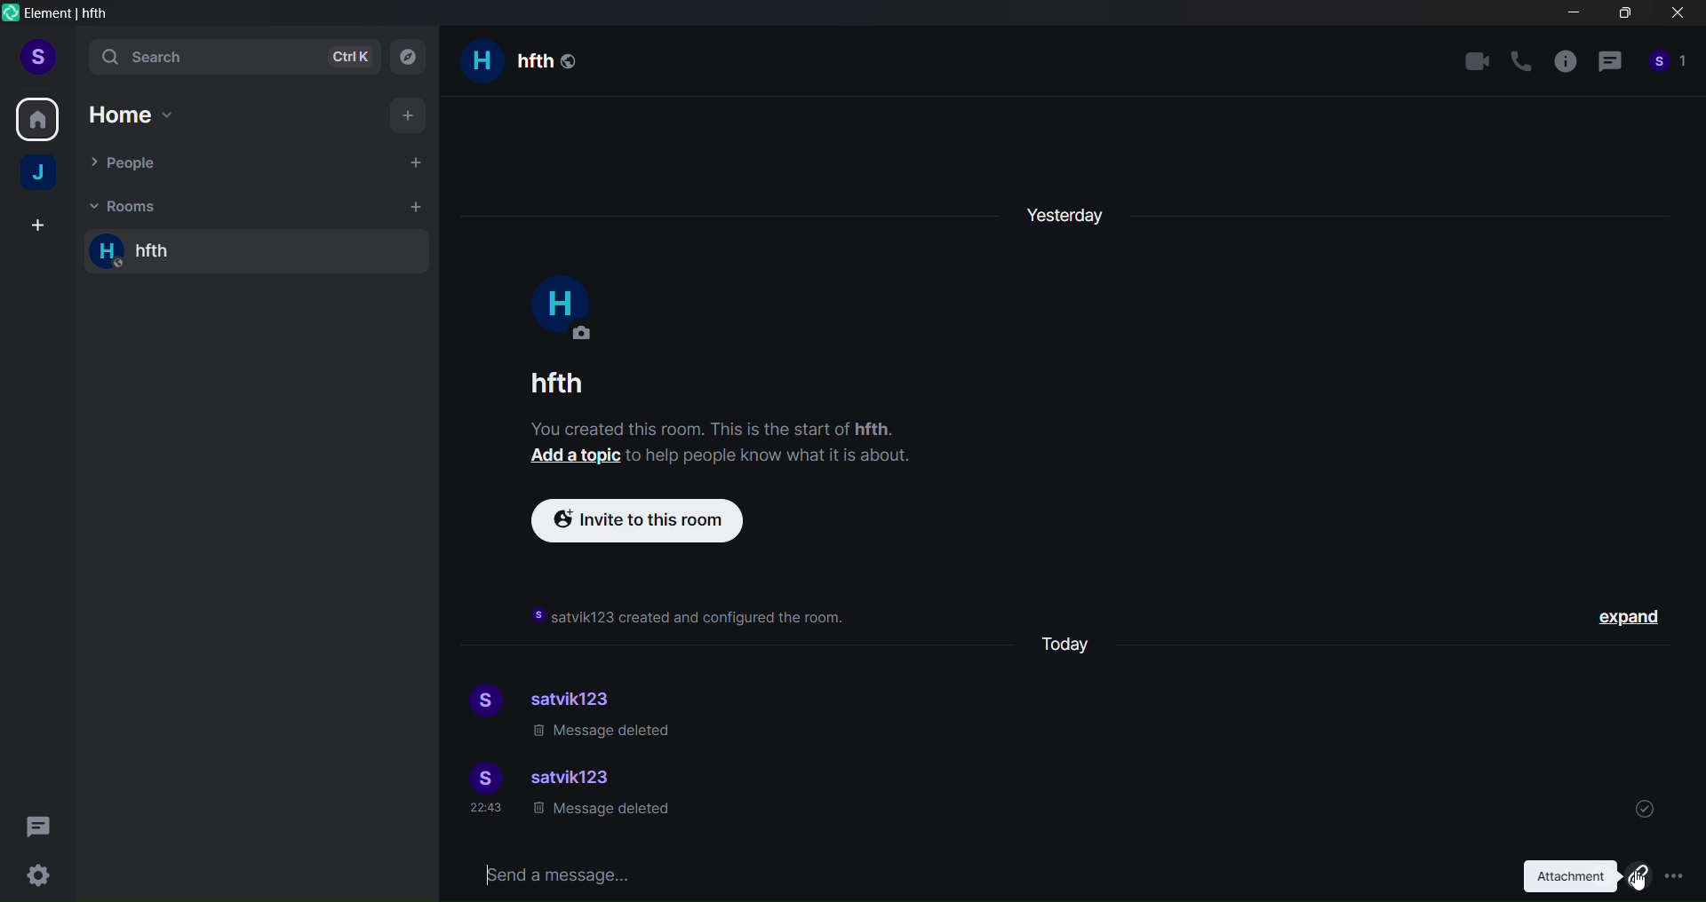 The width and height of the screenshot is (1706, 902). Describe the element at coordinates (1580, 876) in the screenshot. I see `attachment` at that location.